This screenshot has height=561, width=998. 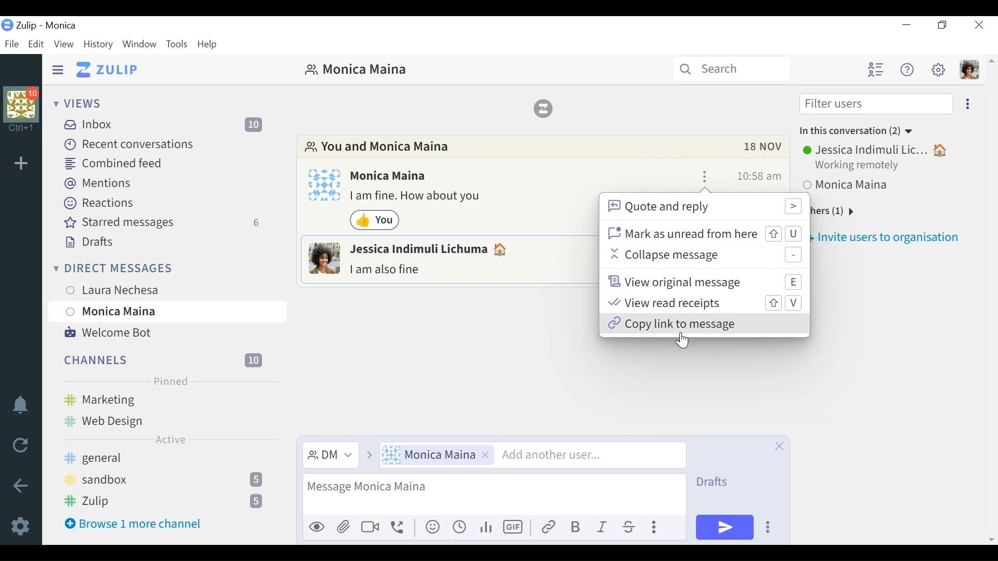 I want to click on Zulip logo, so click(x=546, y=108).